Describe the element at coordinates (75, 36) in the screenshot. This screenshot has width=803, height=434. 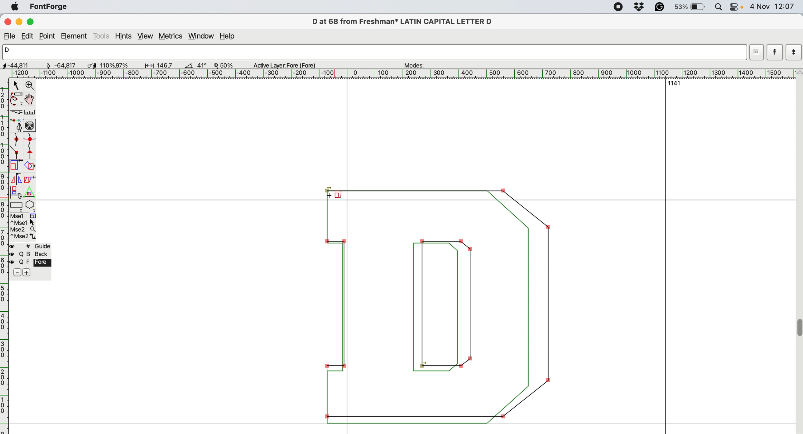
I see `element` at that location.